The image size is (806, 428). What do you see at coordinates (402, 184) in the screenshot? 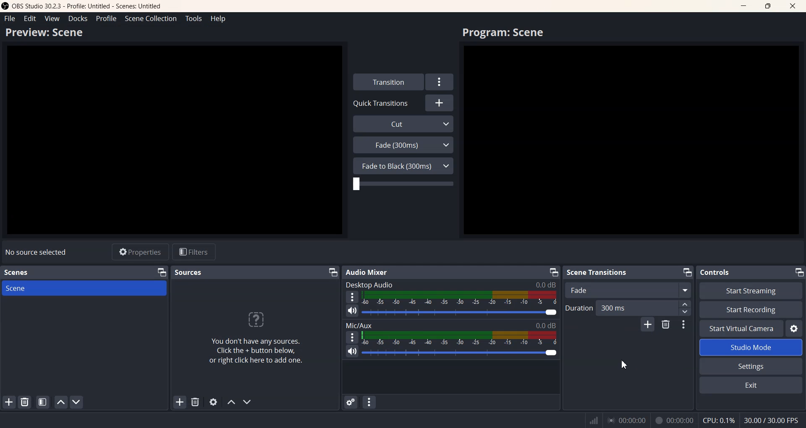
I see `Adjuster` at bounding box center [402, 184].